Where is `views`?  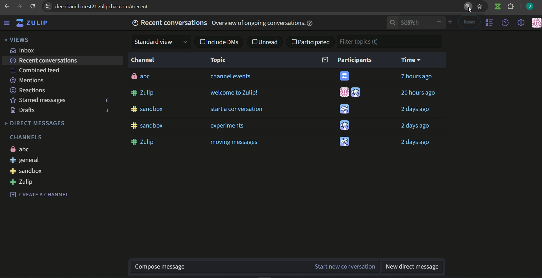
views is located at coordinates (16, 40).